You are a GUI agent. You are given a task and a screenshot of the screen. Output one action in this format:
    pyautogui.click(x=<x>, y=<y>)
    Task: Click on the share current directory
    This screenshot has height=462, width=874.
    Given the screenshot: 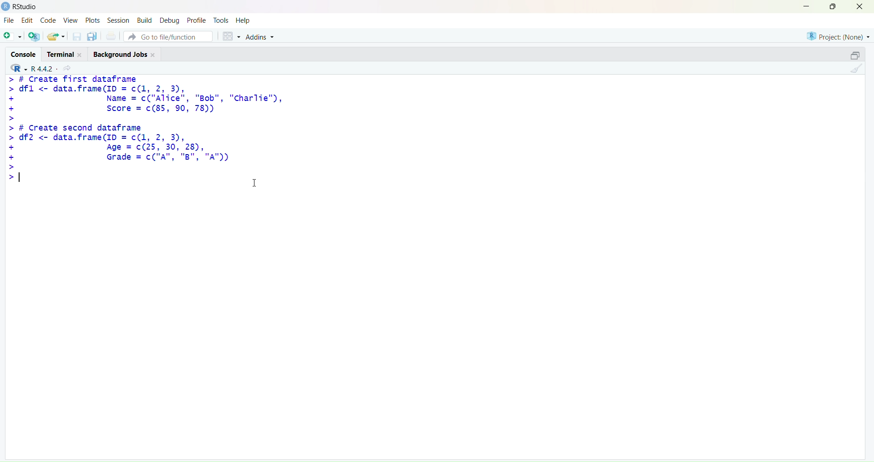 What is the action you would take?
    pyautogui.click(x=67, y=69)
    